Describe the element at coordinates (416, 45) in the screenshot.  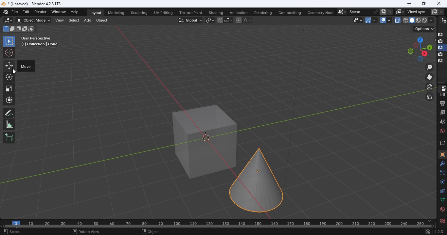
I see `Rotate the view` at that location.